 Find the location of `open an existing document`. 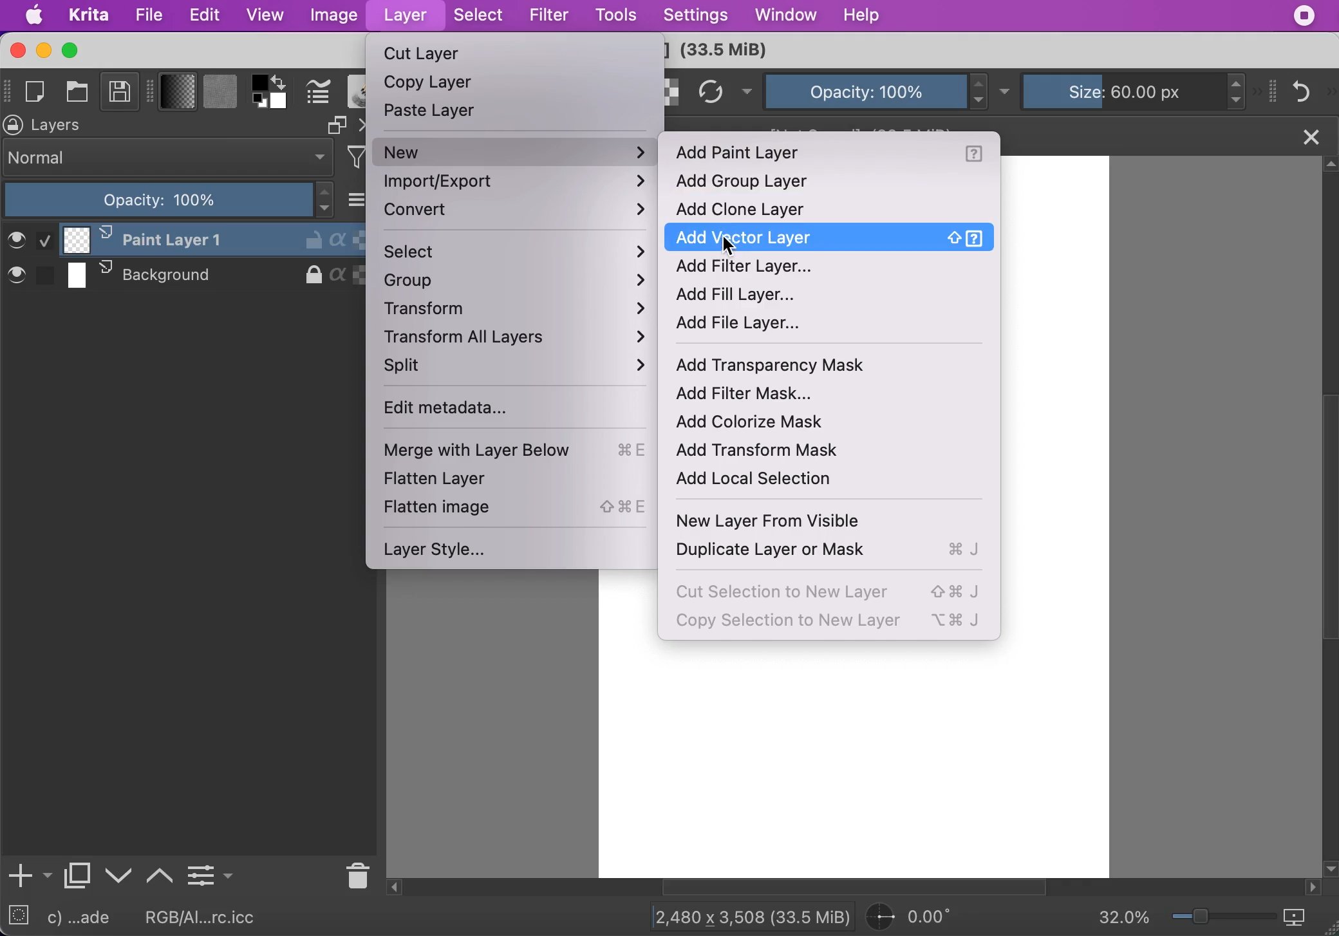

open an existing document is located at coordinates (79, 94).